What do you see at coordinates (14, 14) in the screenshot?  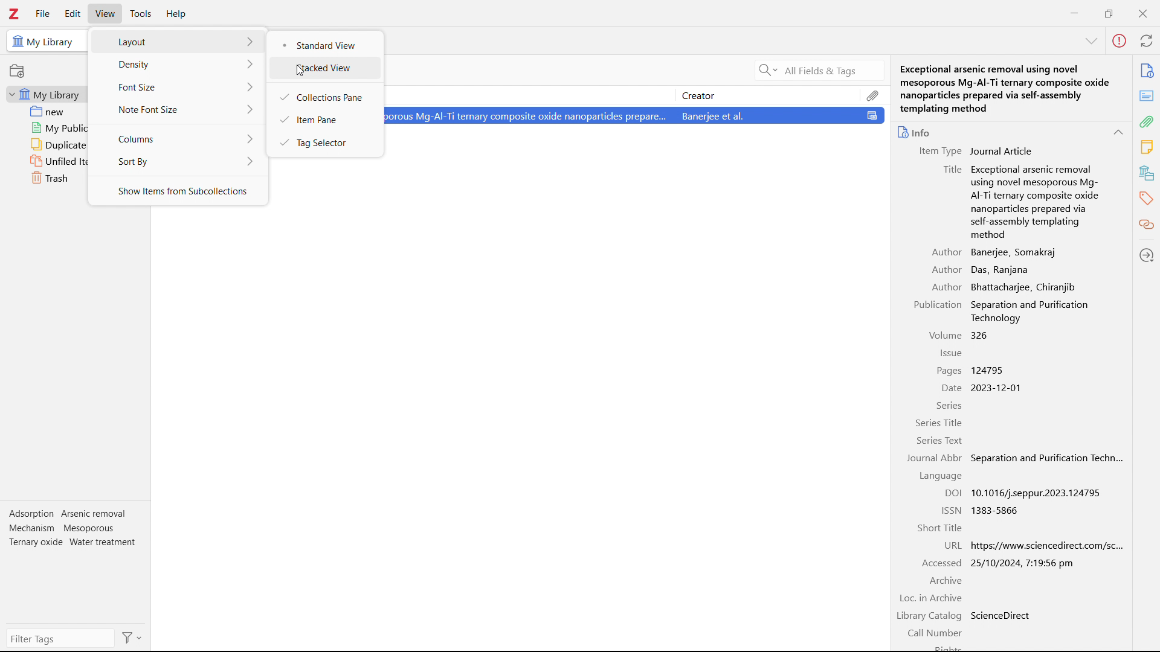 I see `logo` at bounding box center [14, 14].